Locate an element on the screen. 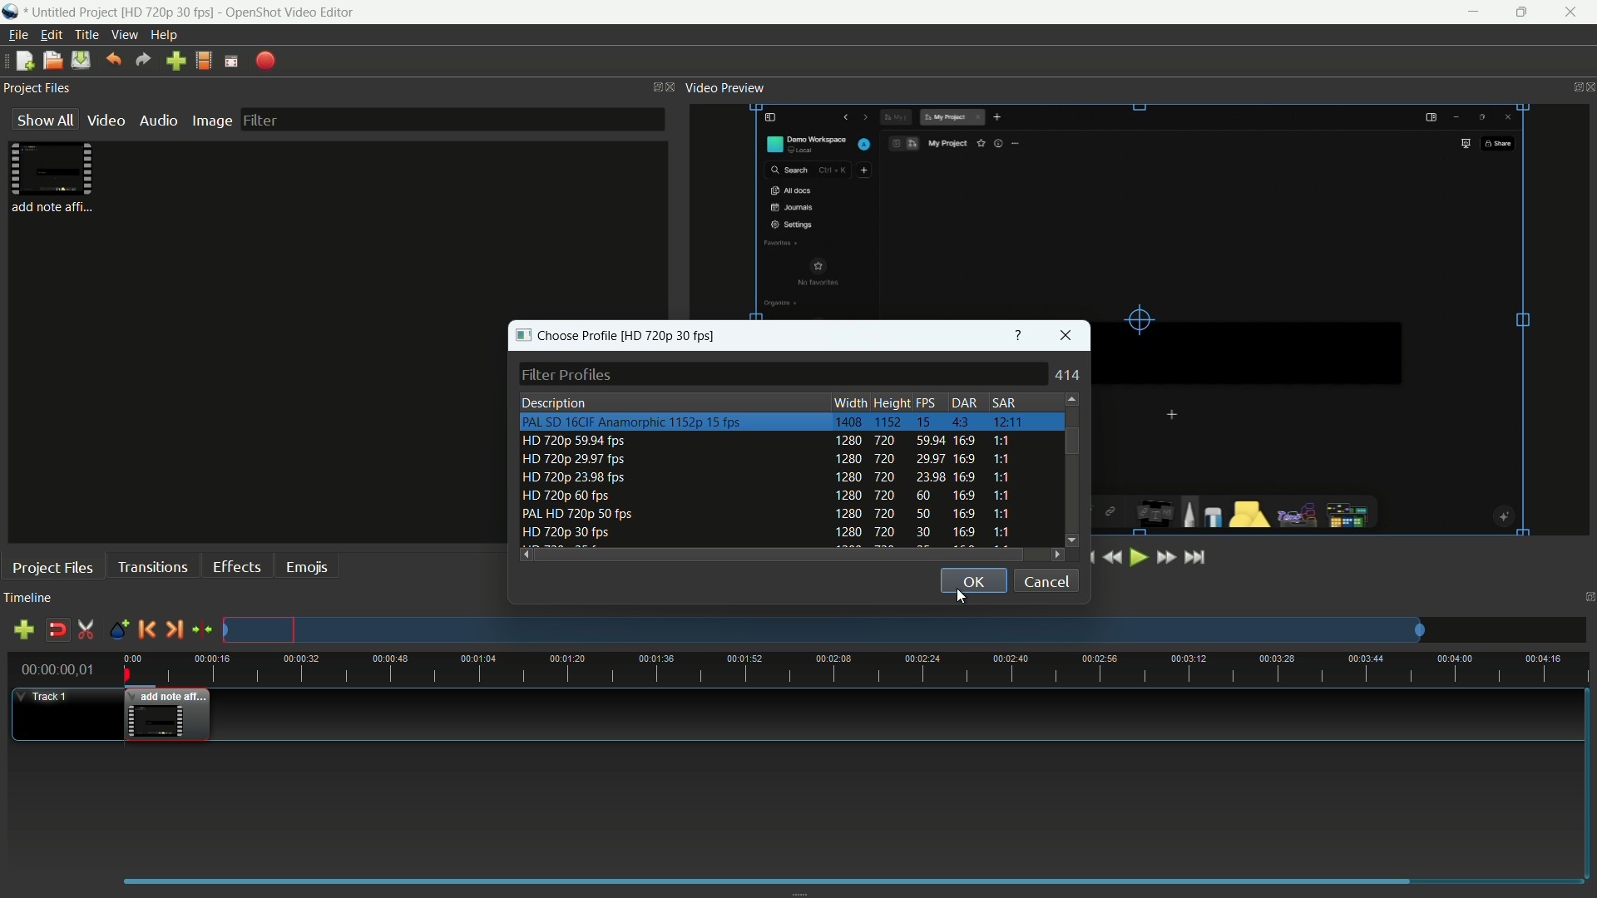 This screenshot has width=1597, height=898. close window is located at coordinates (1068, 335).